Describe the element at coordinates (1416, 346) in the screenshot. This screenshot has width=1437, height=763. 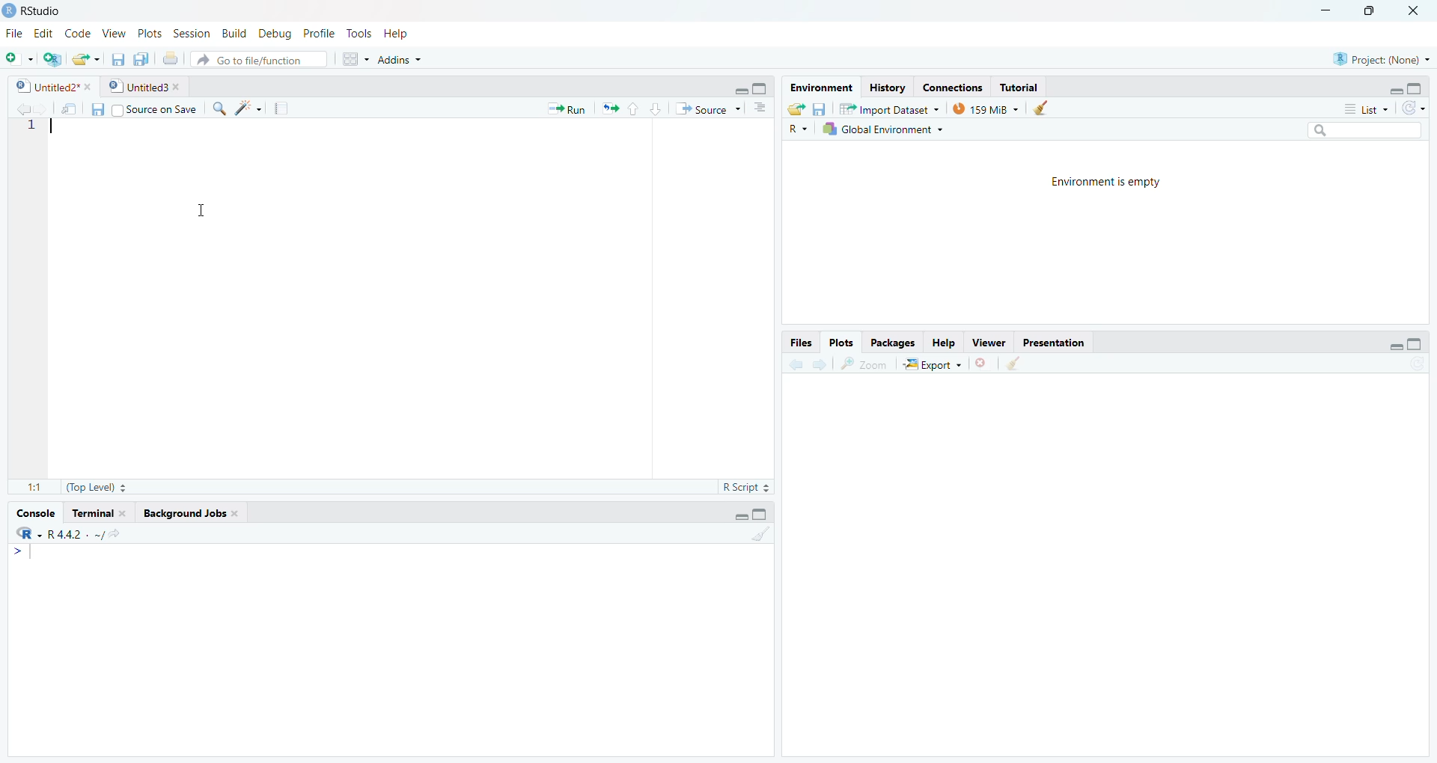
I see `Maximize` at that location.